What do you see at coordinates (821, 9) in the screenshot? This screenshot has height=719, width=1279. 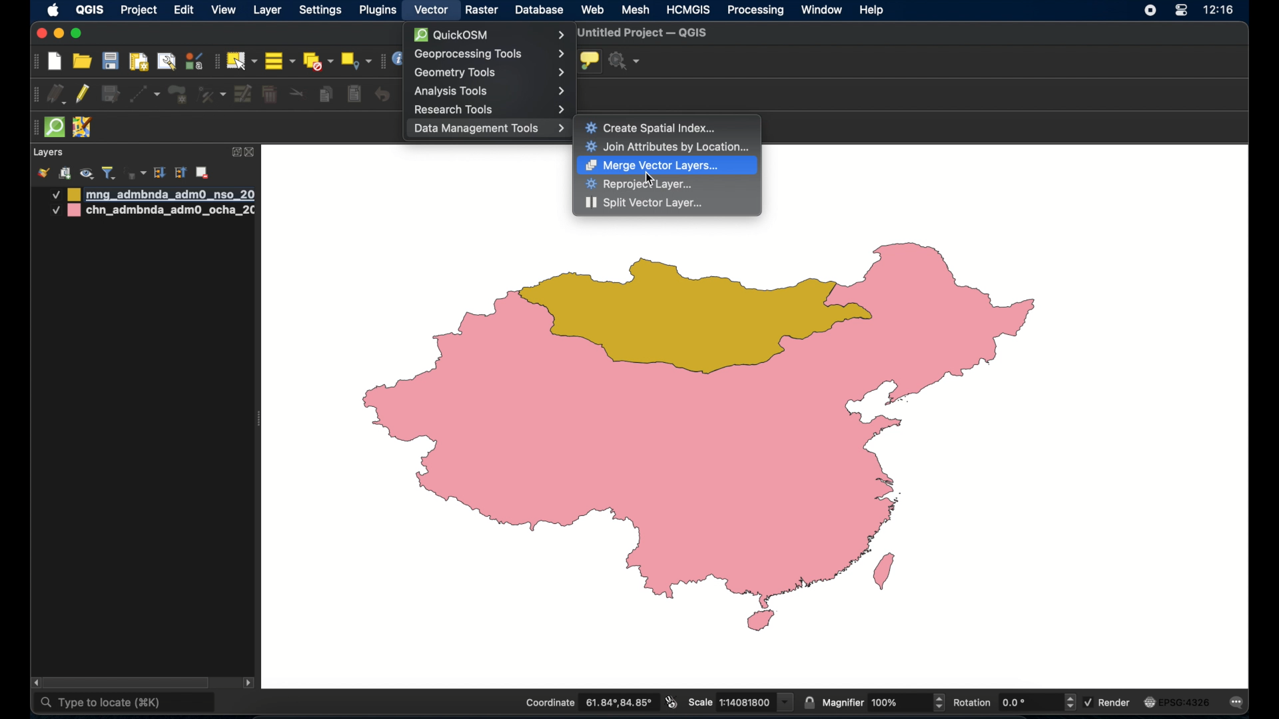 I see `window` at bounding box center [821, 9].